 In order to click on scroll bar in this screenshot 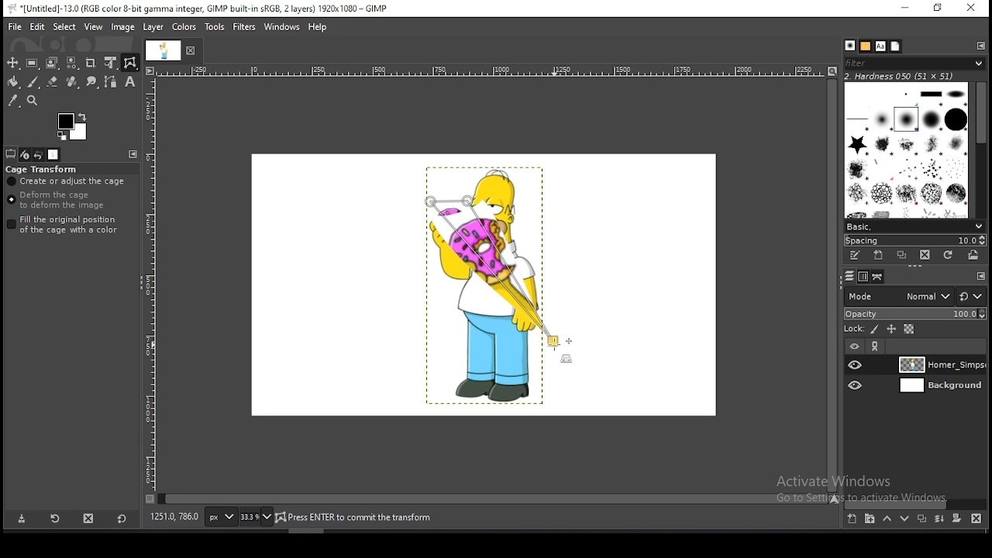, I will do `click(831, 284)`.